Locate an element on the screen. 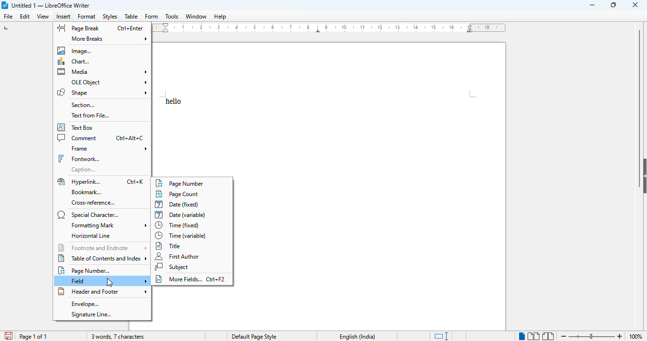 This screenshot has height=341, width=647. help is located at coordinates (221, 17).